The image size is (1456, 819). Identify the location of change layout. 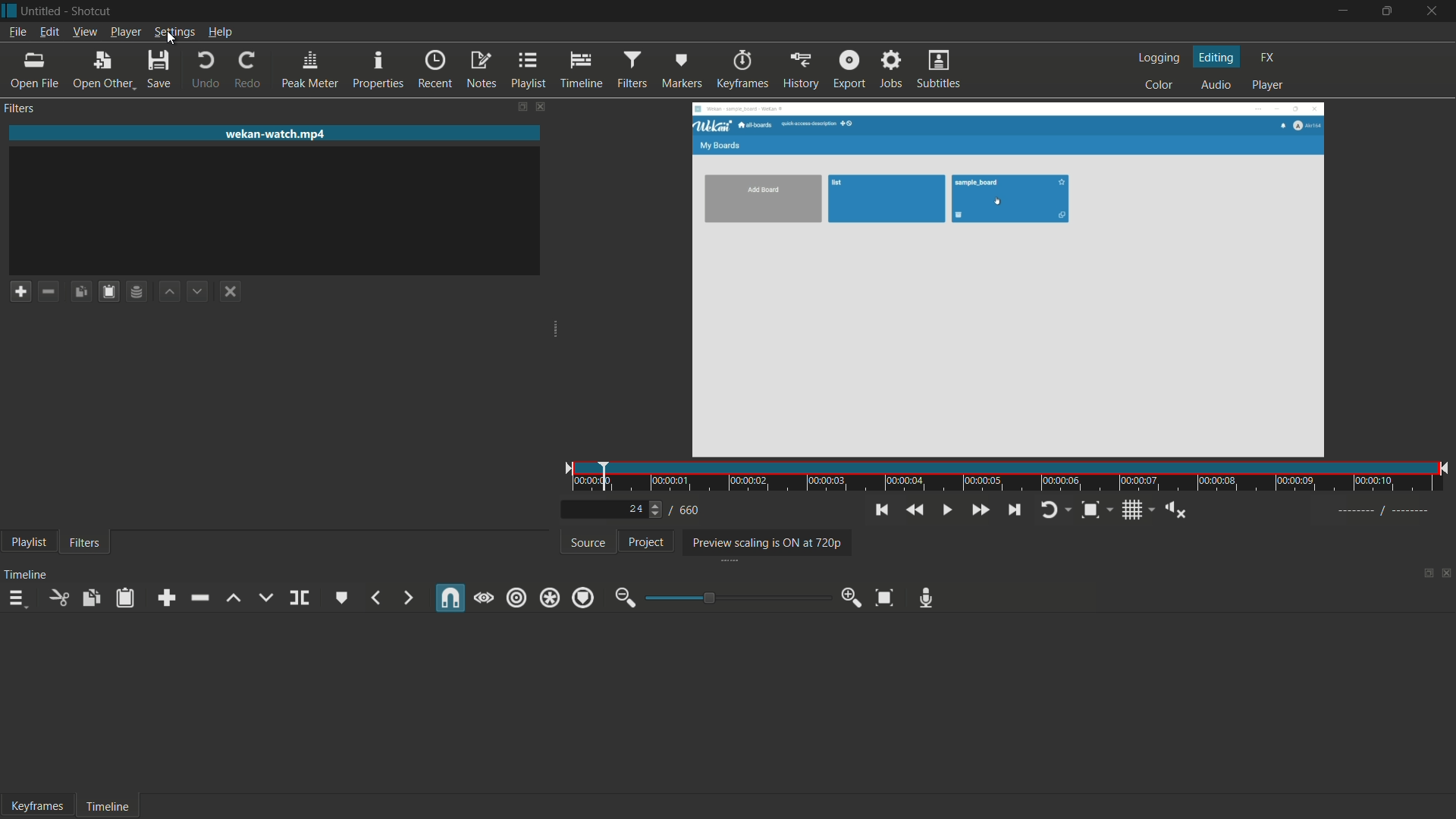
(1426, 575).